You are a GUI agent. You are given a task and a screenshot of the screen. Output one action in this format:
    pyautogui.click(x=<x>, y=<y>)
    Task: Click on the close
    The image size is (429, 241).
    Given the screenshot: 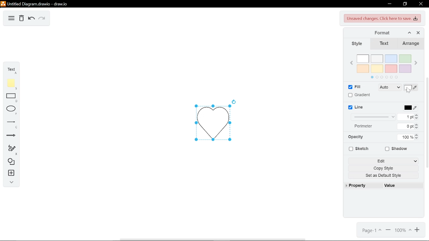 What is the action you would take?
    pyautogui.click(x=419, y=33)
    